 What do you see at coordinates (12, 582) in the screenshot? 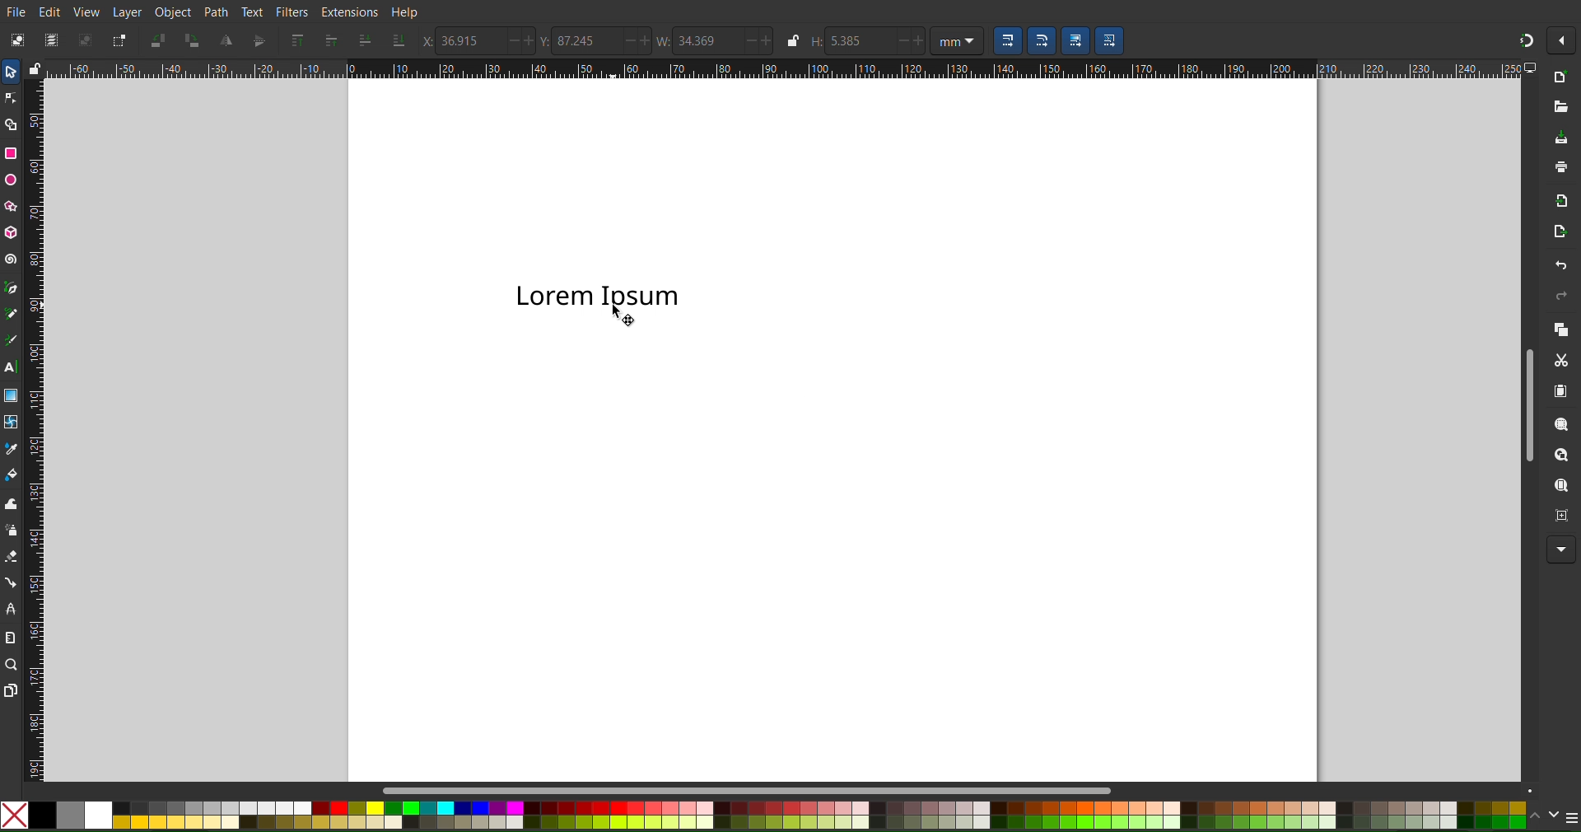
I see `Connection` at bounding box center [12, 582].